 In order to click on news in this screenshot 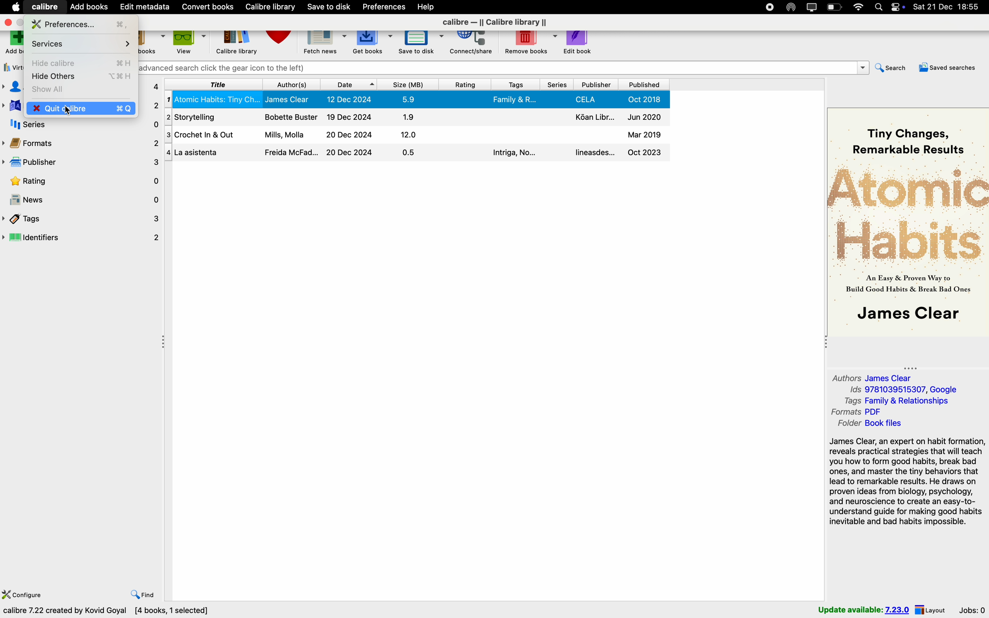, I will do `click(81, 199)`.